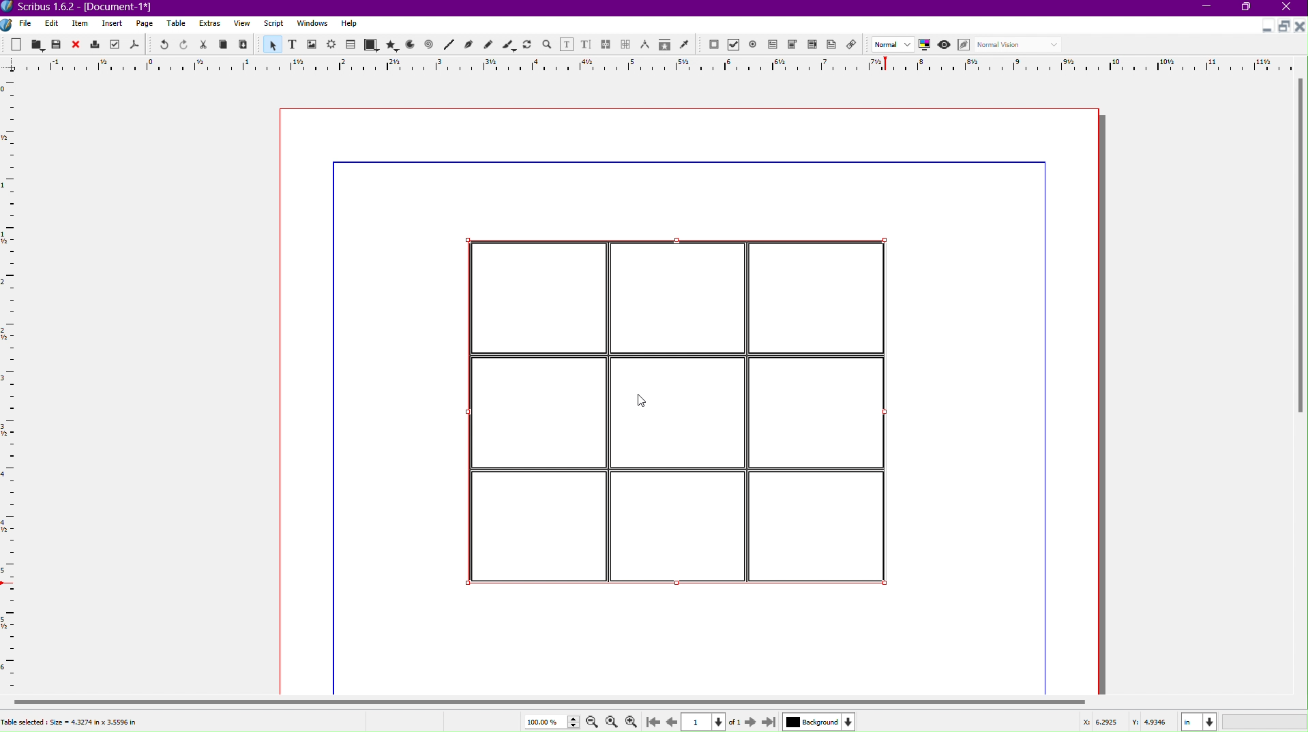 The height and width of the screenshot is (732, 1308). What do you see at coordinates (1283, 27) in the screenshot?
I see `Maximize` at bounding box center [1283, 27].